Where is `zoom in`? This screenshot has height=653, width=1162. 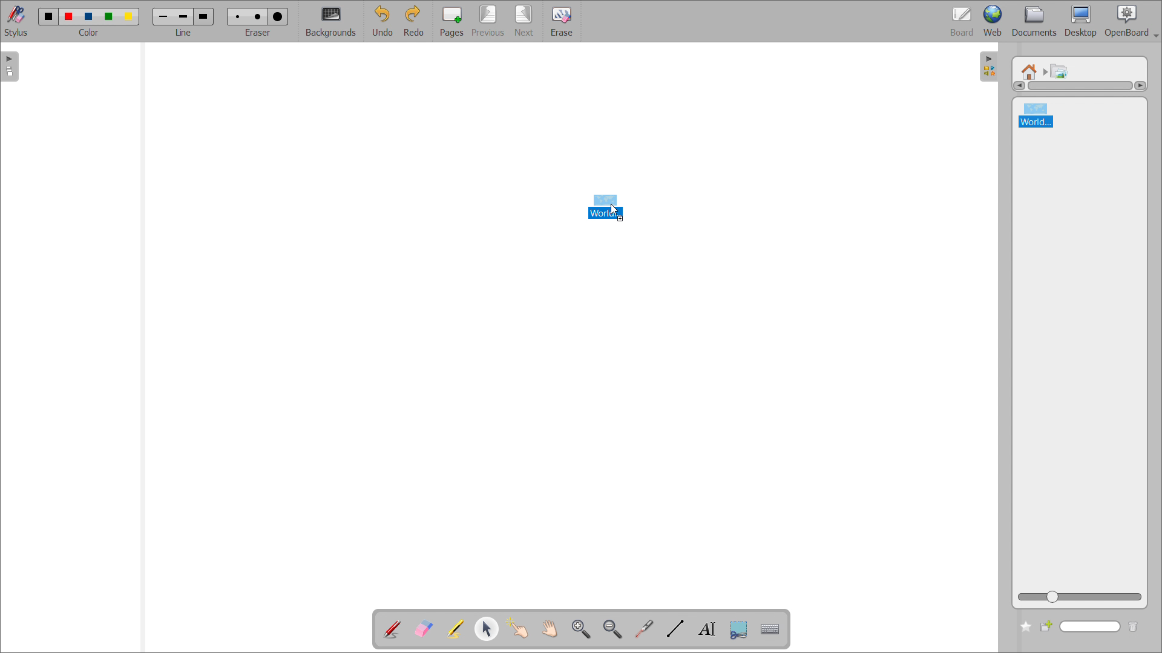 zoom in is located at coordinates (582, 629).